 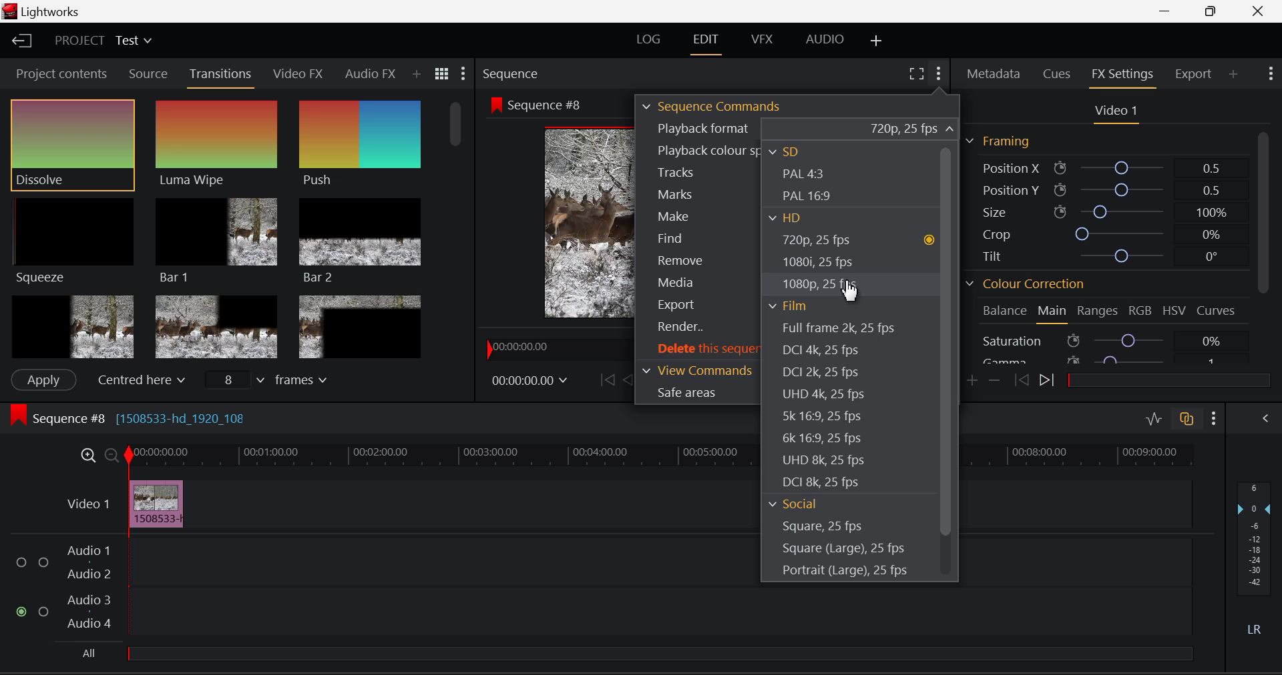 What do you see at coordinates (994, 74) in the screenshot?
I see `Metadata` at bounding box center [994, 74].